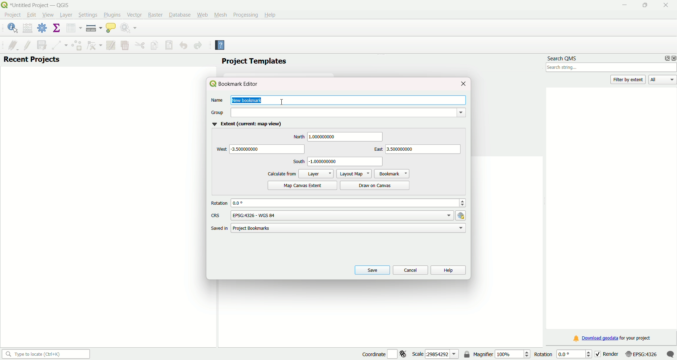  I want to click on map canvas extent, so click(301, 185).